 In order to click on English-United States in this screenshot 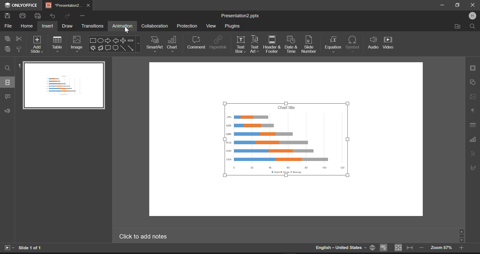, I will do `click(345, 247)`.